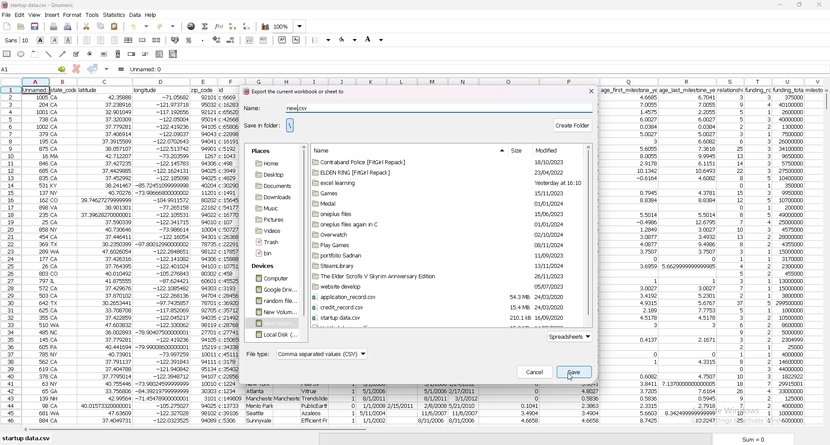 The width and height of the screenshot is (830, 445). I want to click on underline, so click(69, 40).